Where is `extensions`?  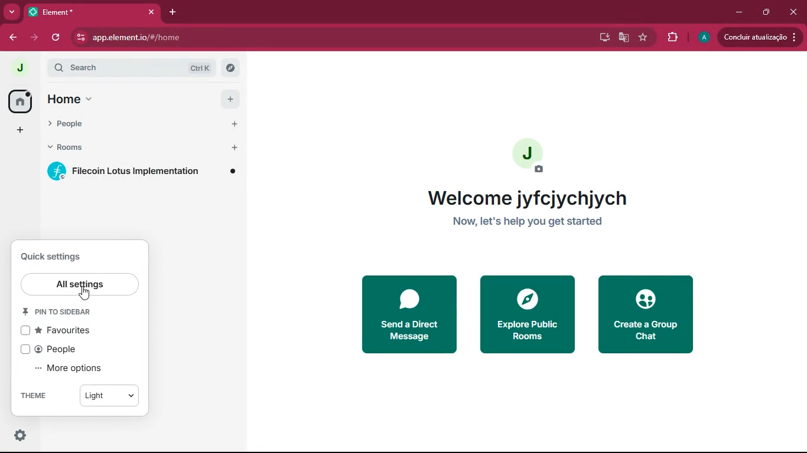
extensions is located at coordinates (672, 37).